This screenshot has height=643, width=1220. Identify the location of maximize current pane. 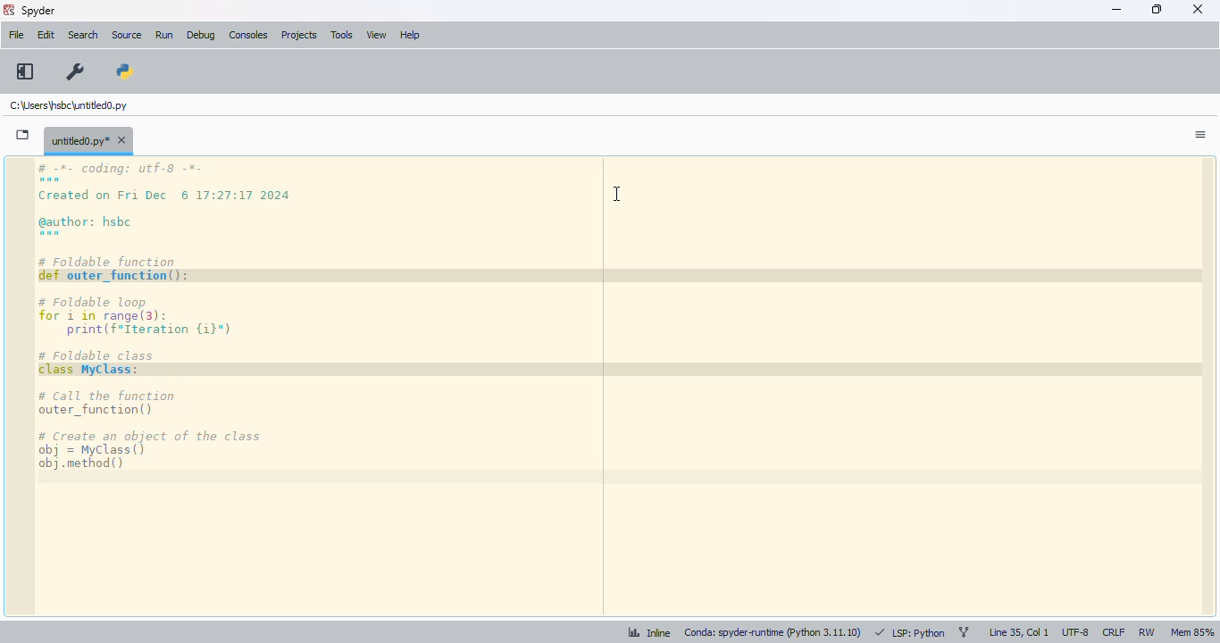
(24, 71).